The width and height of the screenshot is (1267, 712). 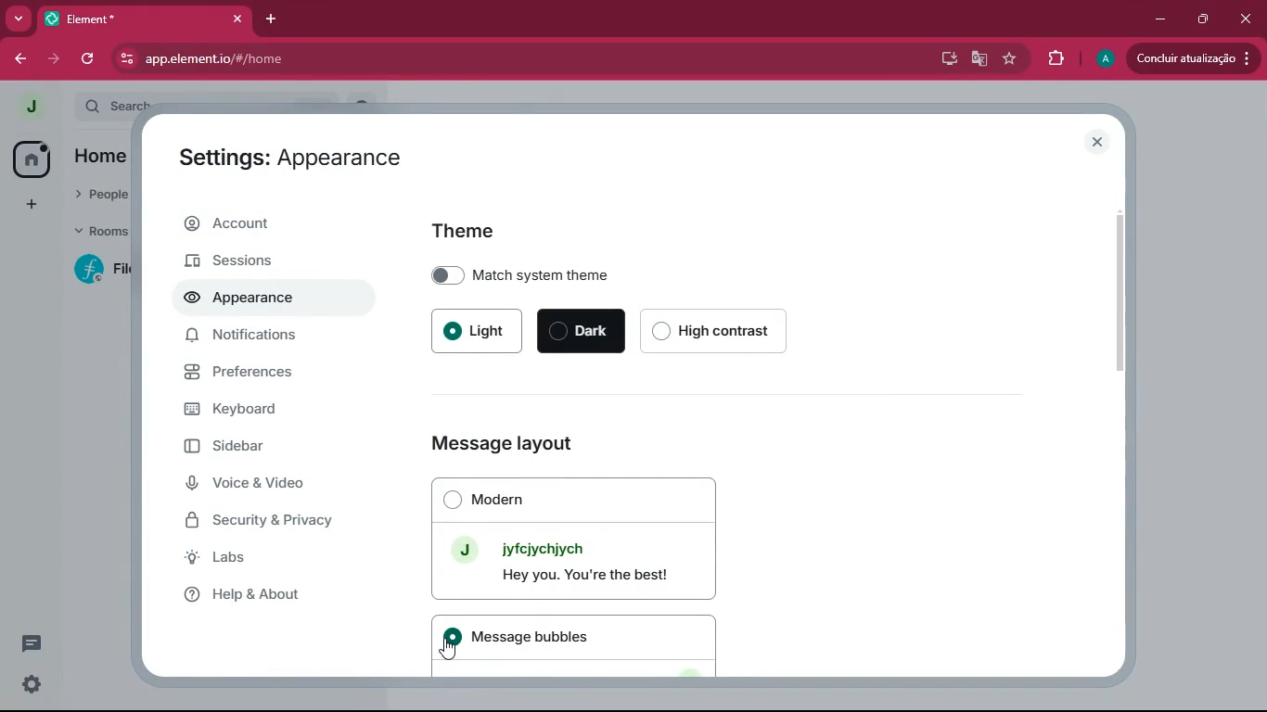 What do you see at coordinates (1104, 59) in the screenshot?
I see `profile` at bounding box center [1104, 59].